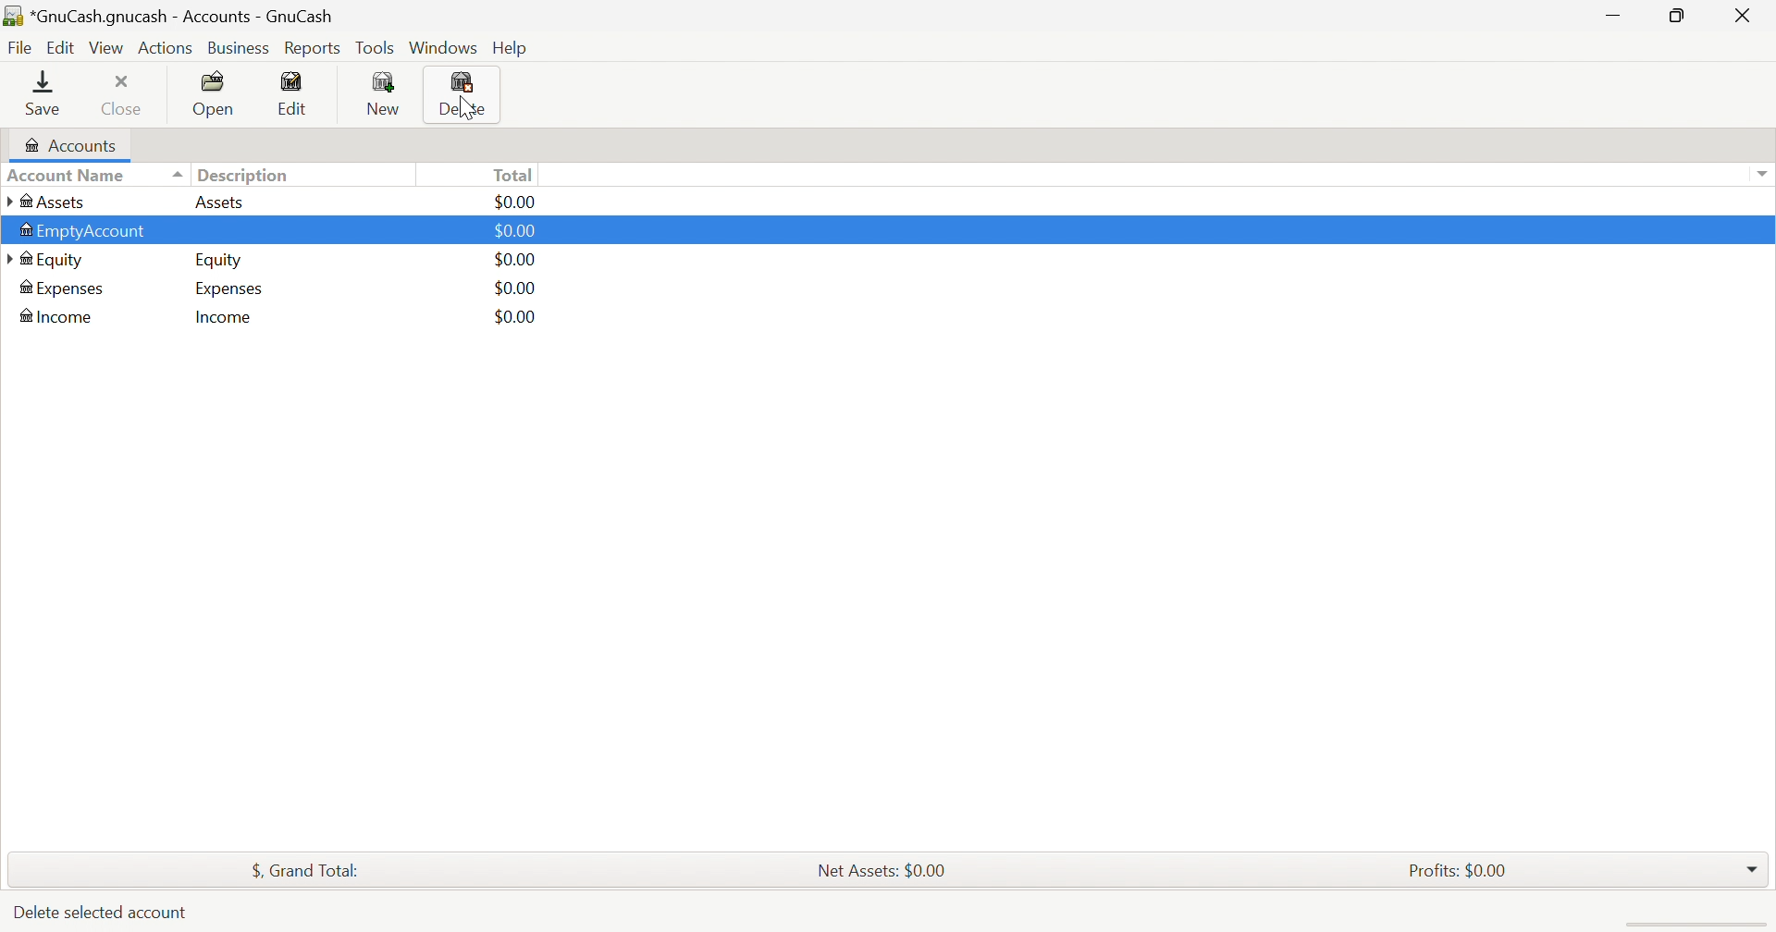 This screenshot has width=1776, height=932. What do you see at coordinates (51, 259) in the screenshot?
I see `Equity` at bounding box center [51, 259].